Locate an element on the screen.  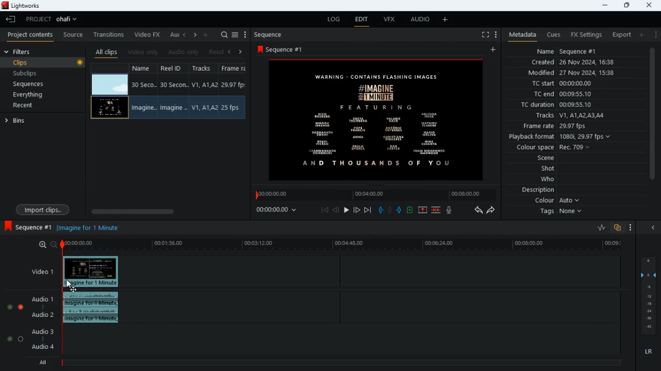
modified is located at coordinates (575, 73).